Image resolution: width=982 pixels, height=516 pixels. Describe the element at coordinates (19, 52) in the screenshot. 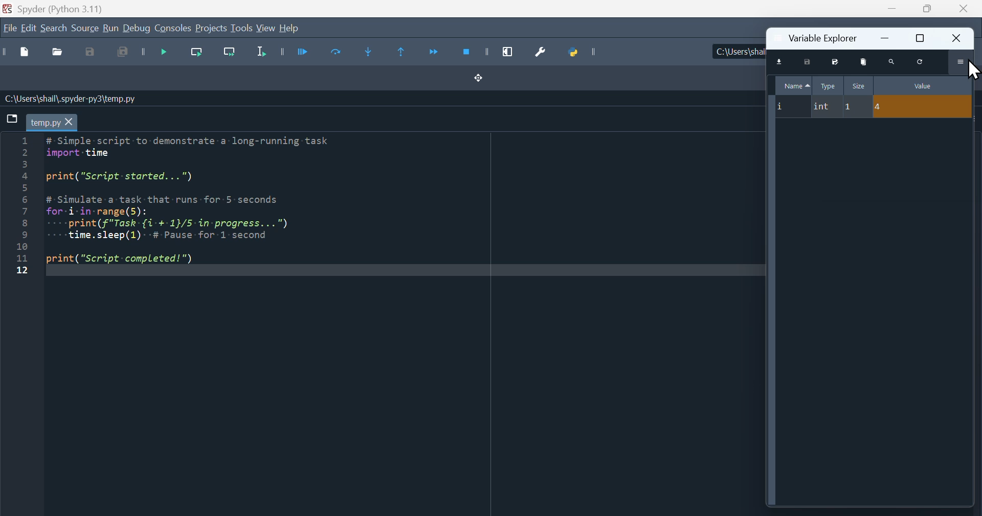

I see `New file` at that location.